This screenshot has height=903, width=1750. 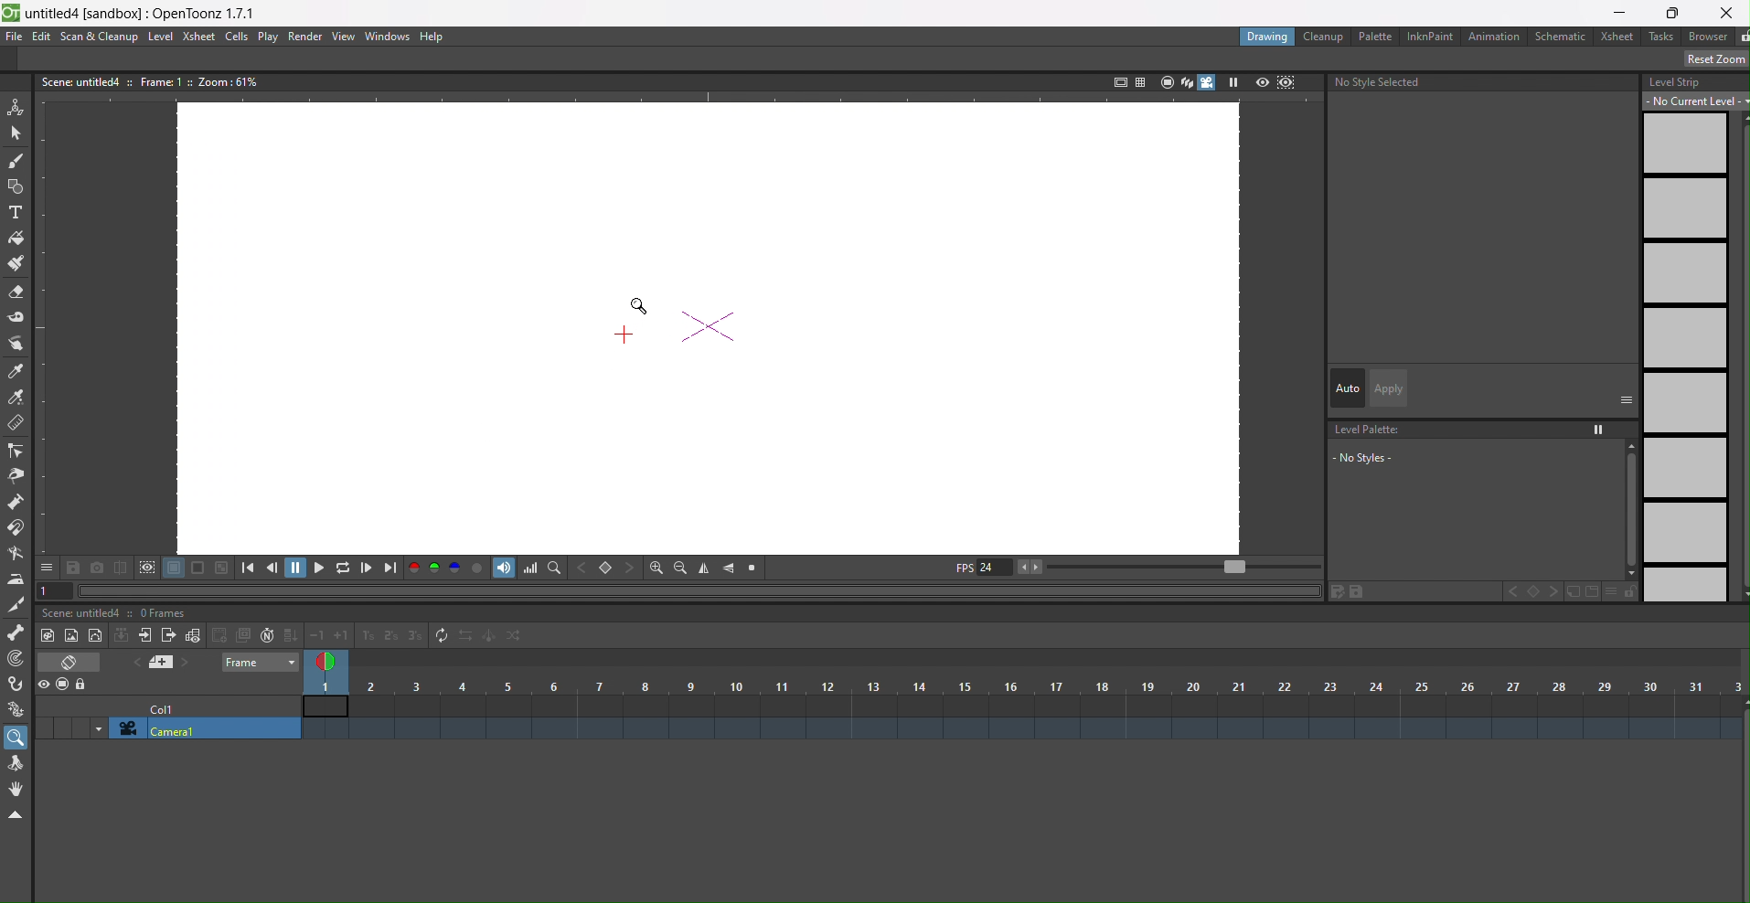 What do you see at coordinates (163, 664) in the screenshot?
I see `icon` at bounding box center [163, 664].